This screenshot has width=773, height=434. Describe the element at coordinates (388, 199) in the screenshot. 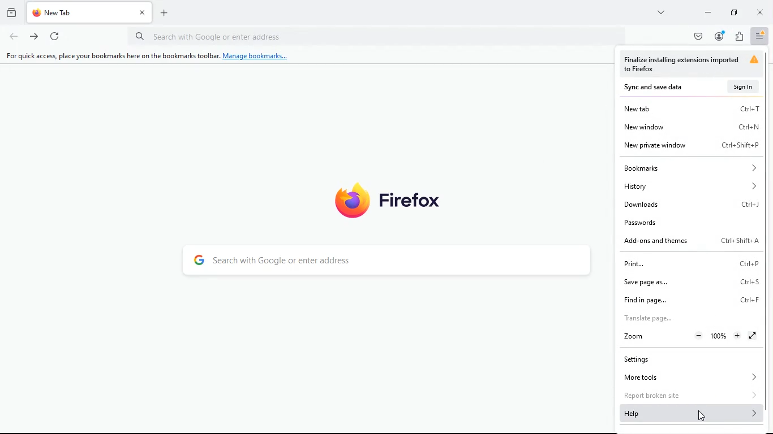

I see `firefox` at that location.